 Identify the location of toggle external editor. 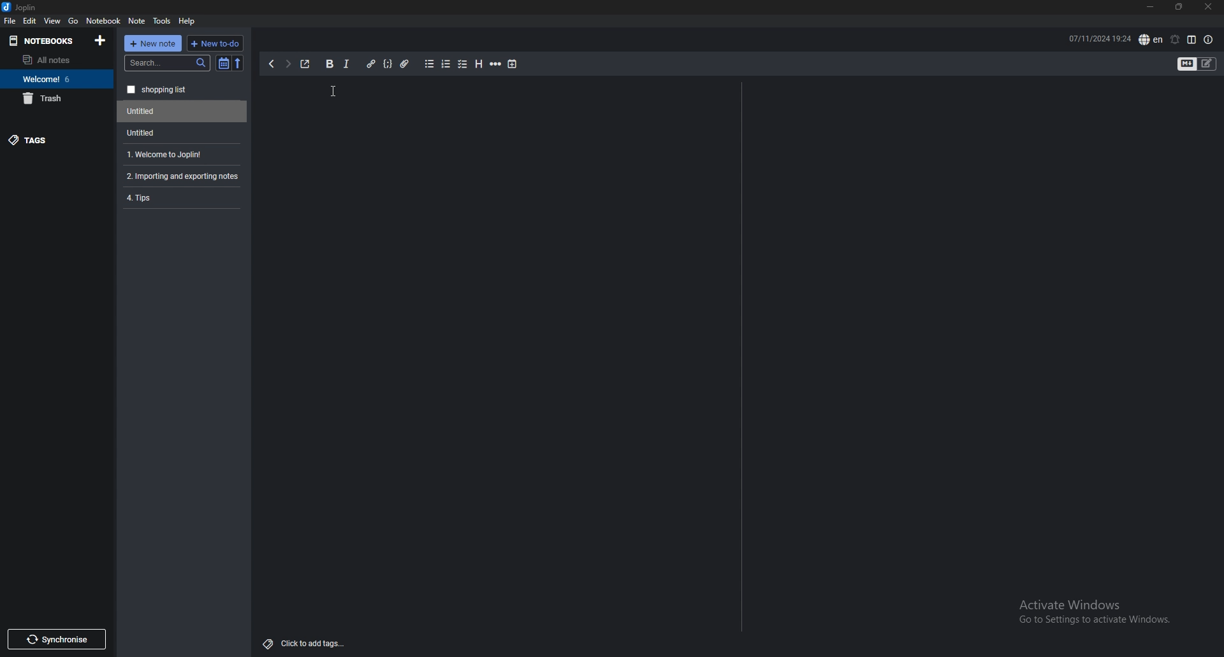
(305, 64).